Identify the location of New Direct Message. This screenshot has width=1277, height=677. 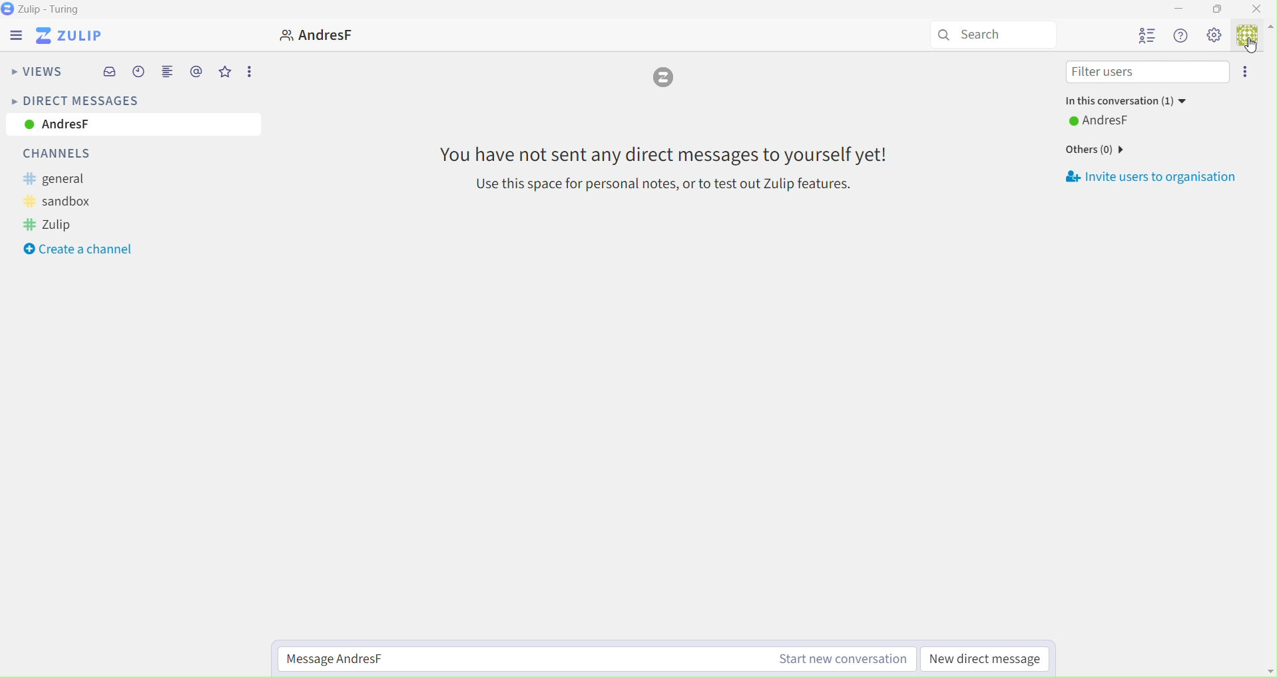
(988, 660).